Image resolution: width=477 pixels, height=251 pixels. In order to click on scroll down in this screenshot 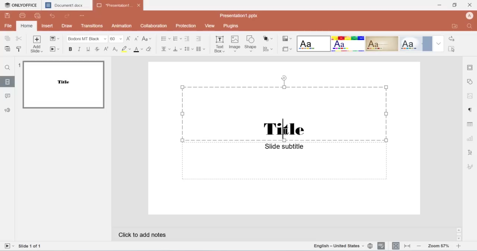, I will do `click(458, 239)`.